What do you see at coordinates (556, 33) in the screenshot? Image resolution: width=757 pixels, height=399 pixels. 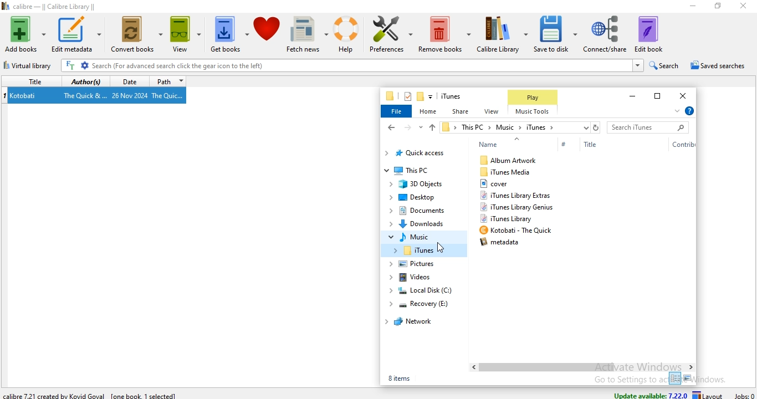 I see `save to disk` at bounding box center [556, 33].